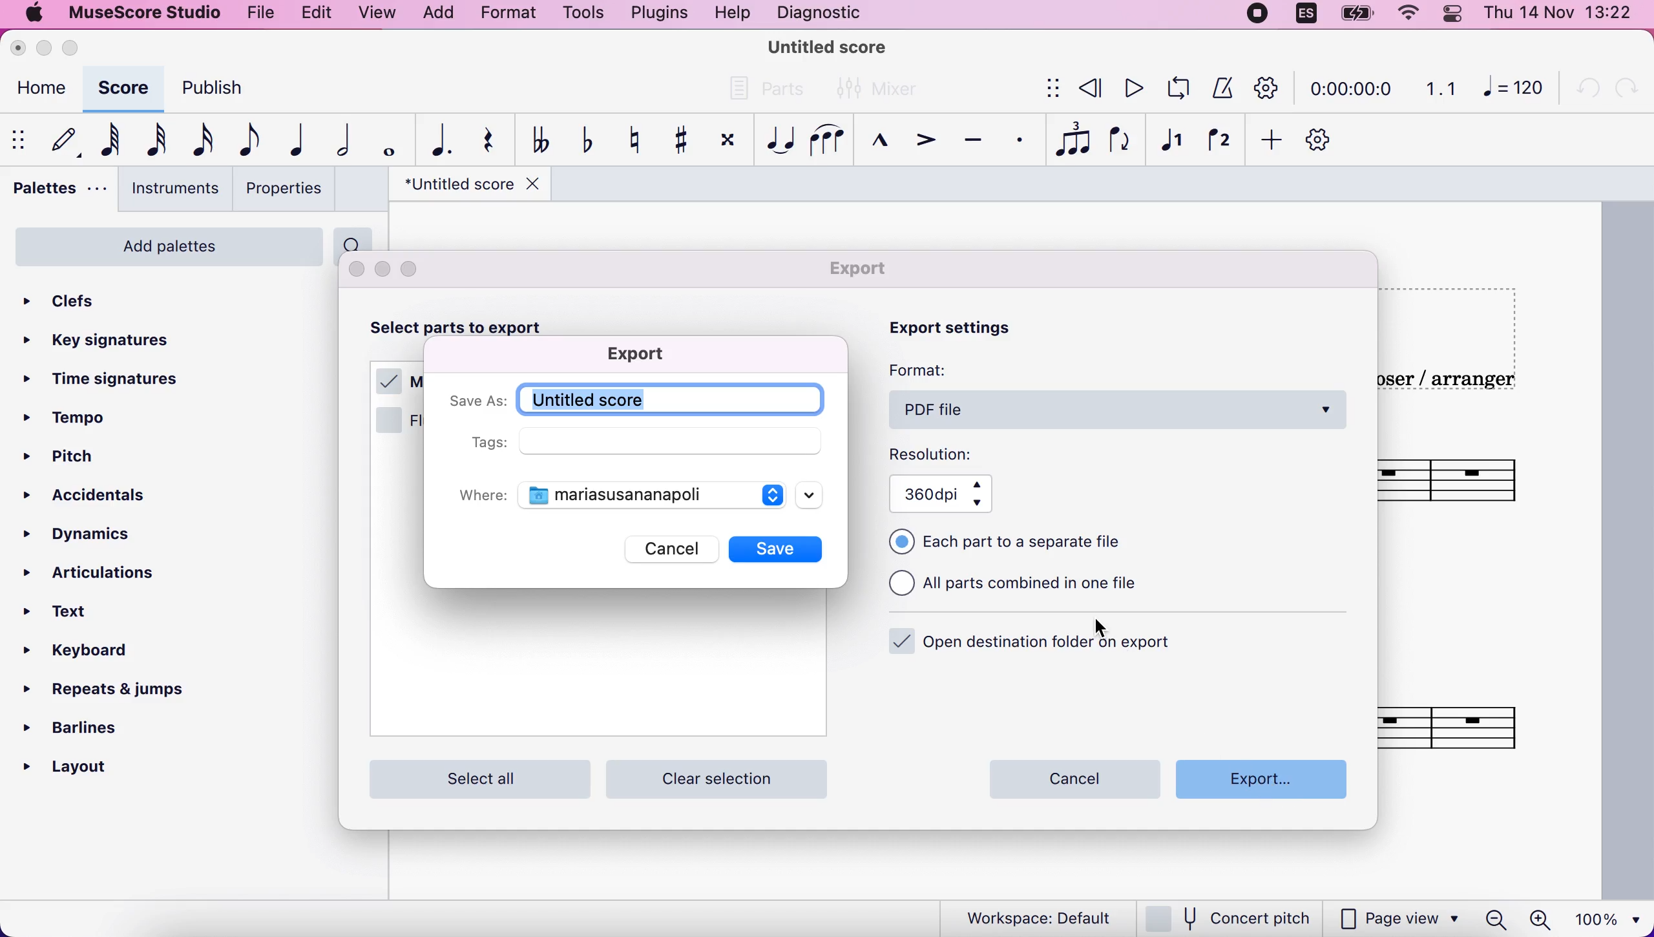 The height and width of the screenshot is (937, 1654). What do you see at coordinates (246, 141) in the screenshot?
I see `eight note` at bounding box center [246, 141].